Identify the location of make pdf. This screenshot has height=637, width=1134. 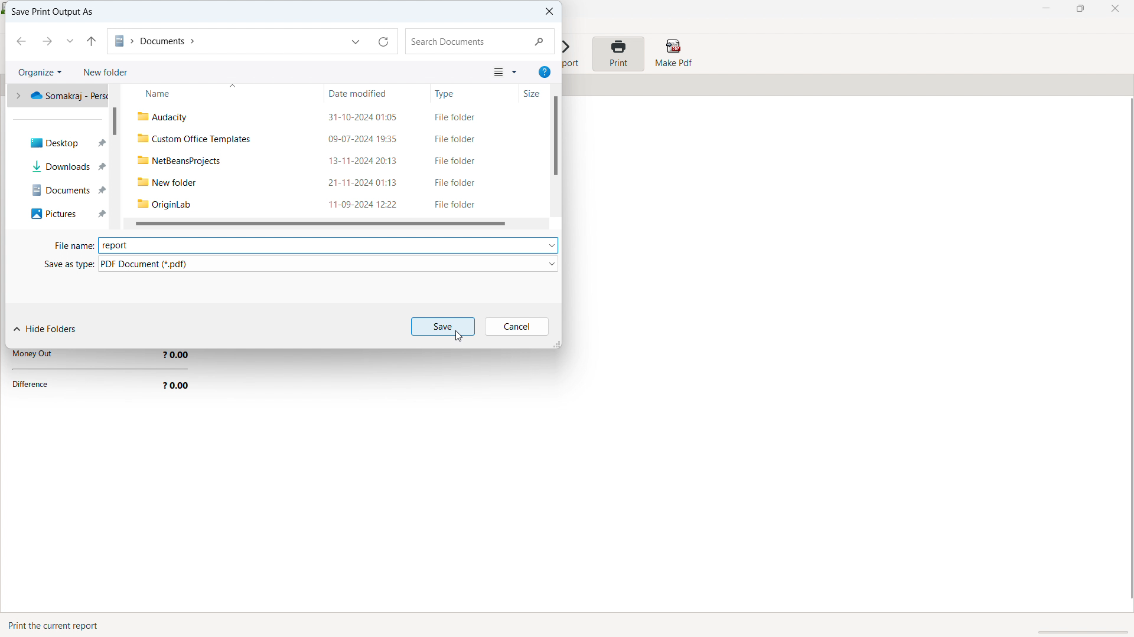
(673, 54).